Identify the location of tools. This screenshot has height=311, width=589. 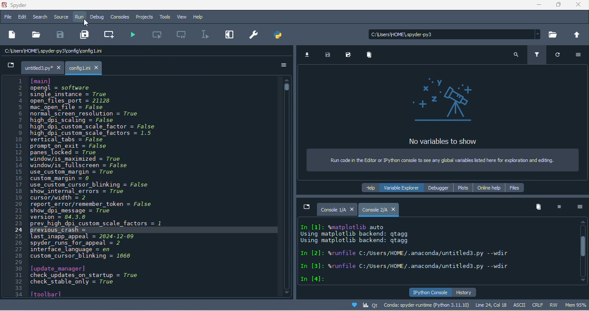
(166, 17).